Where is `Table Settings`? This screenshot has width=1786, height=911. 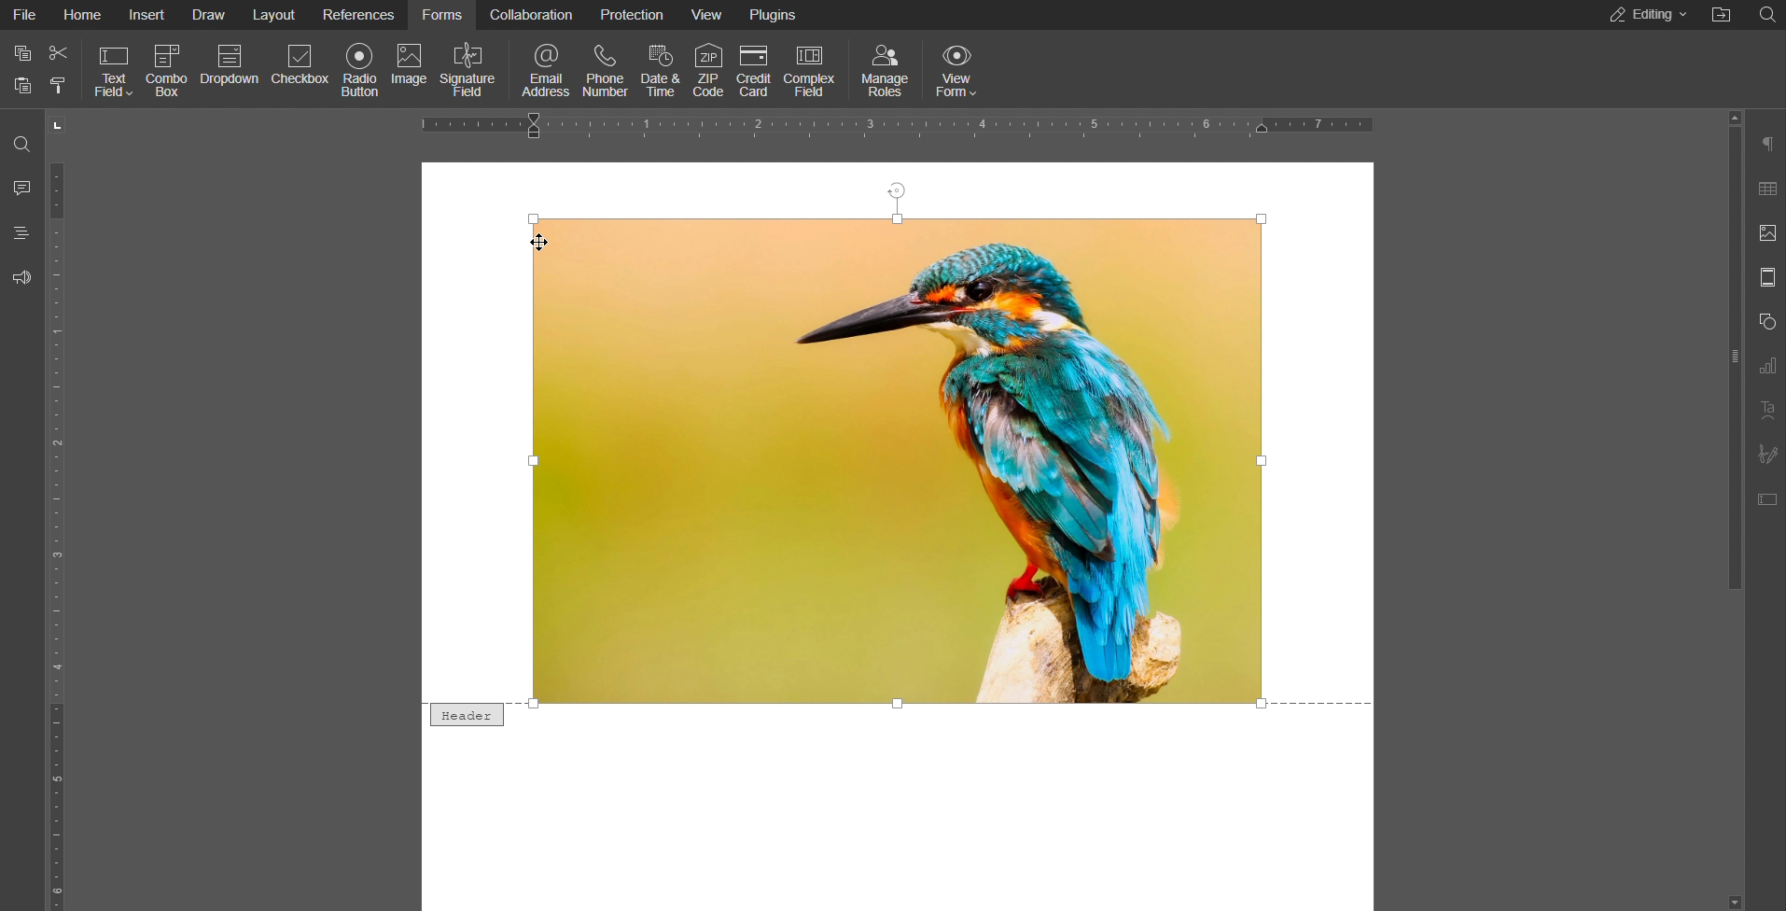
Table Settings is located at coordinates (1764, 189).